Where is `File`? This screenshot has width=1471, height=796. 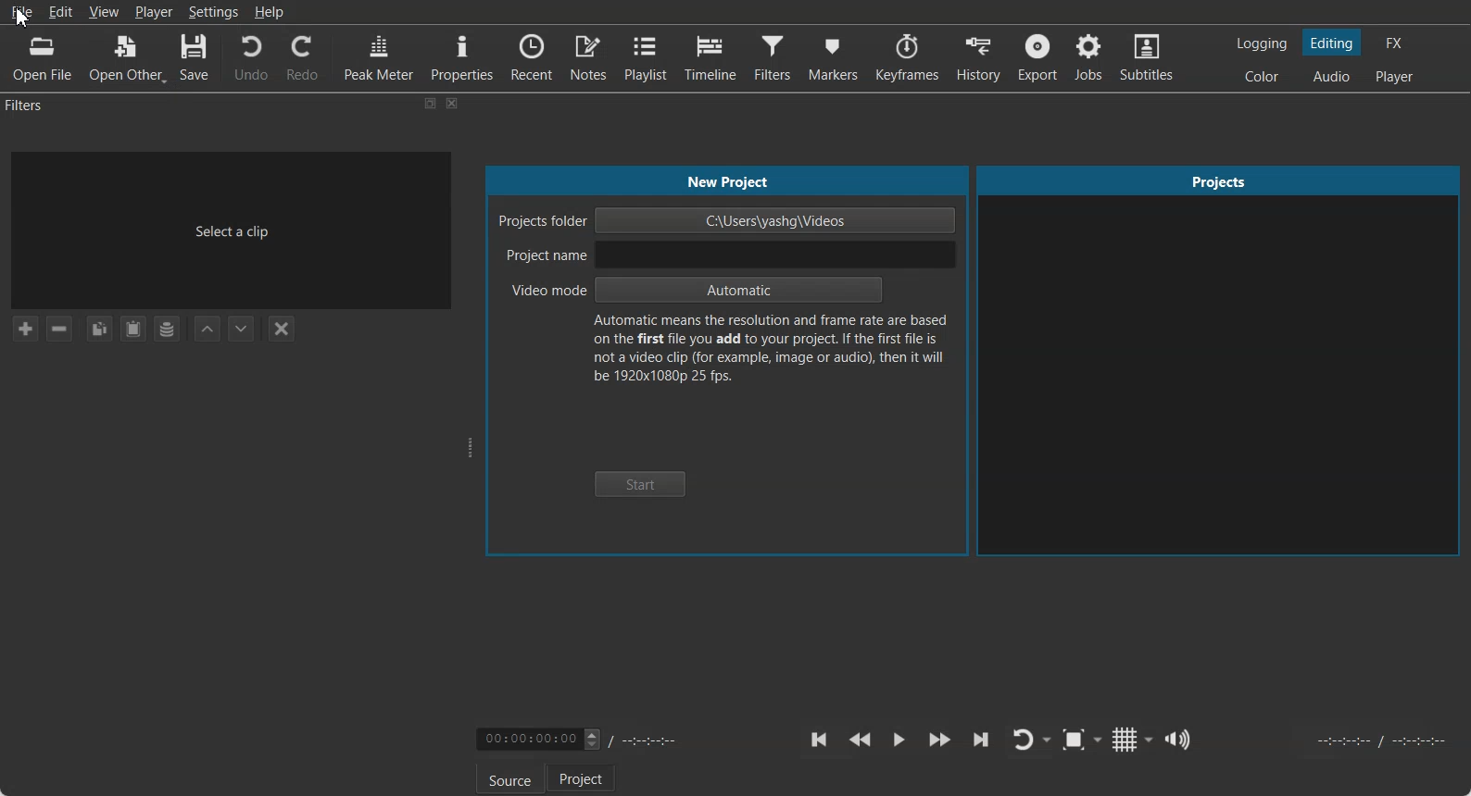 File is located at coordinates (21, 12).